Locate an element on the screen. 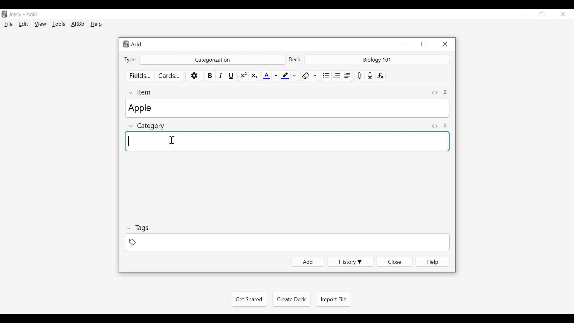  Type is located at coordinates (130, 60).